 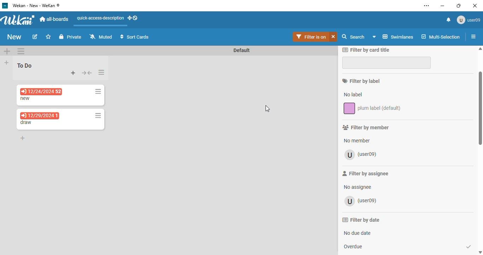 I want to click on filter by label, so click(x=361, y=81).